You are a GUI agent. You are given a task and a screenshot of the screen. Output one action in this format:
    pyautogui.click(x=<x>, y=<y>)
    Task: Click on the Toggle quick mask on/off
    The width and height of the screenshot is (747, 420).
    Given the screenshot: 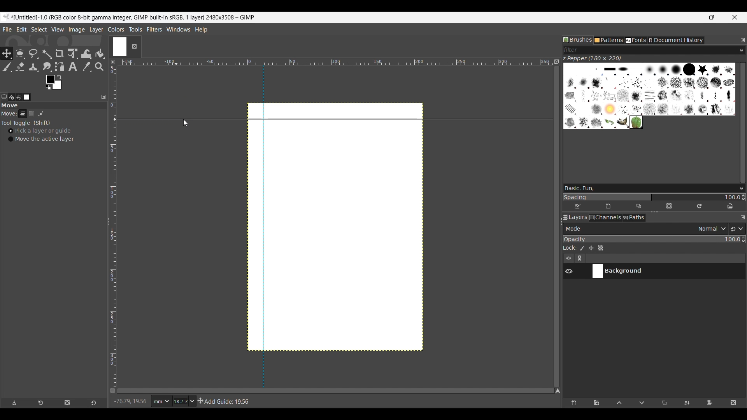 What is the action you would take?
    pyautogui.click(x=113, y=391)
    